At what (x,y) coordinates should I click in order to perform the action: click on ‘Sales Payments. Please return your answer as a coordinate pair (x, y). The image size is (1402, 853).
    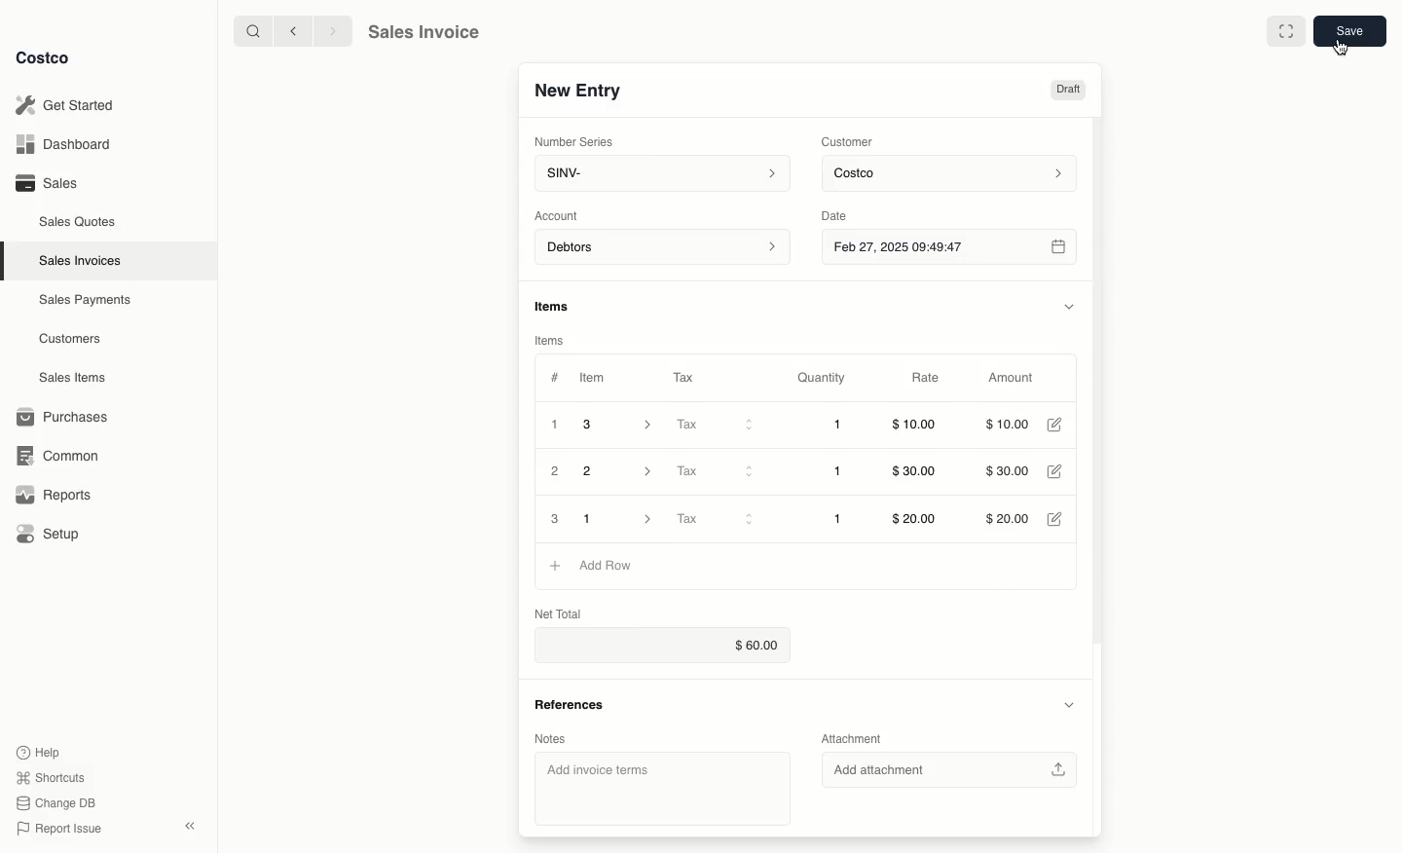
    Looking at the image, I should click on (85, 298).